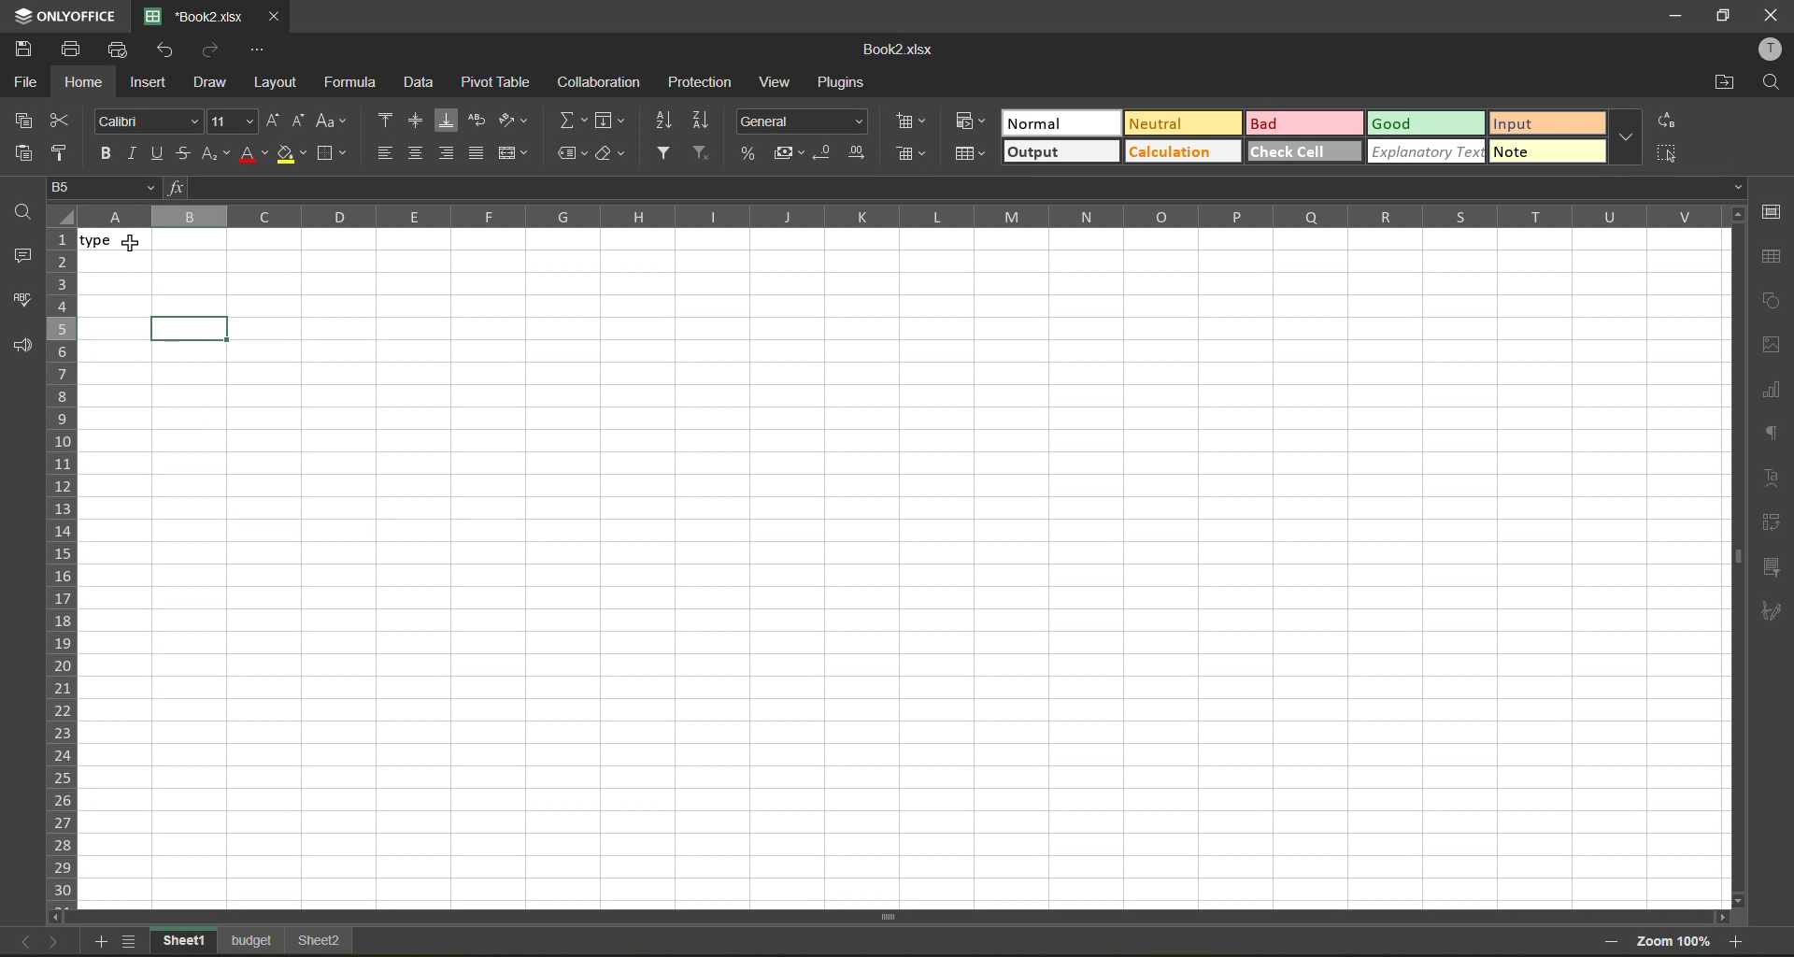 This screenshot has height=957, width=1794. I want to click on zoom in, so click(1738, 941).